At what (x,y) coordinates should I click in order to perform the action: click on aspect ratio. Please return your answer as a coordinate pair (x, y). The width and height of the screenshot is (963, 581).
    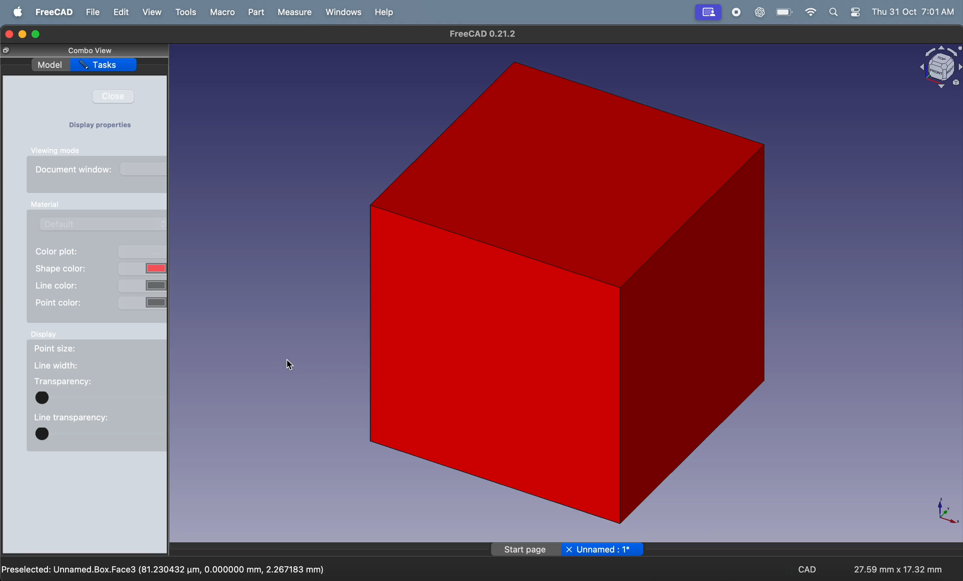
    Looking at the image, I should click on (895, 566).